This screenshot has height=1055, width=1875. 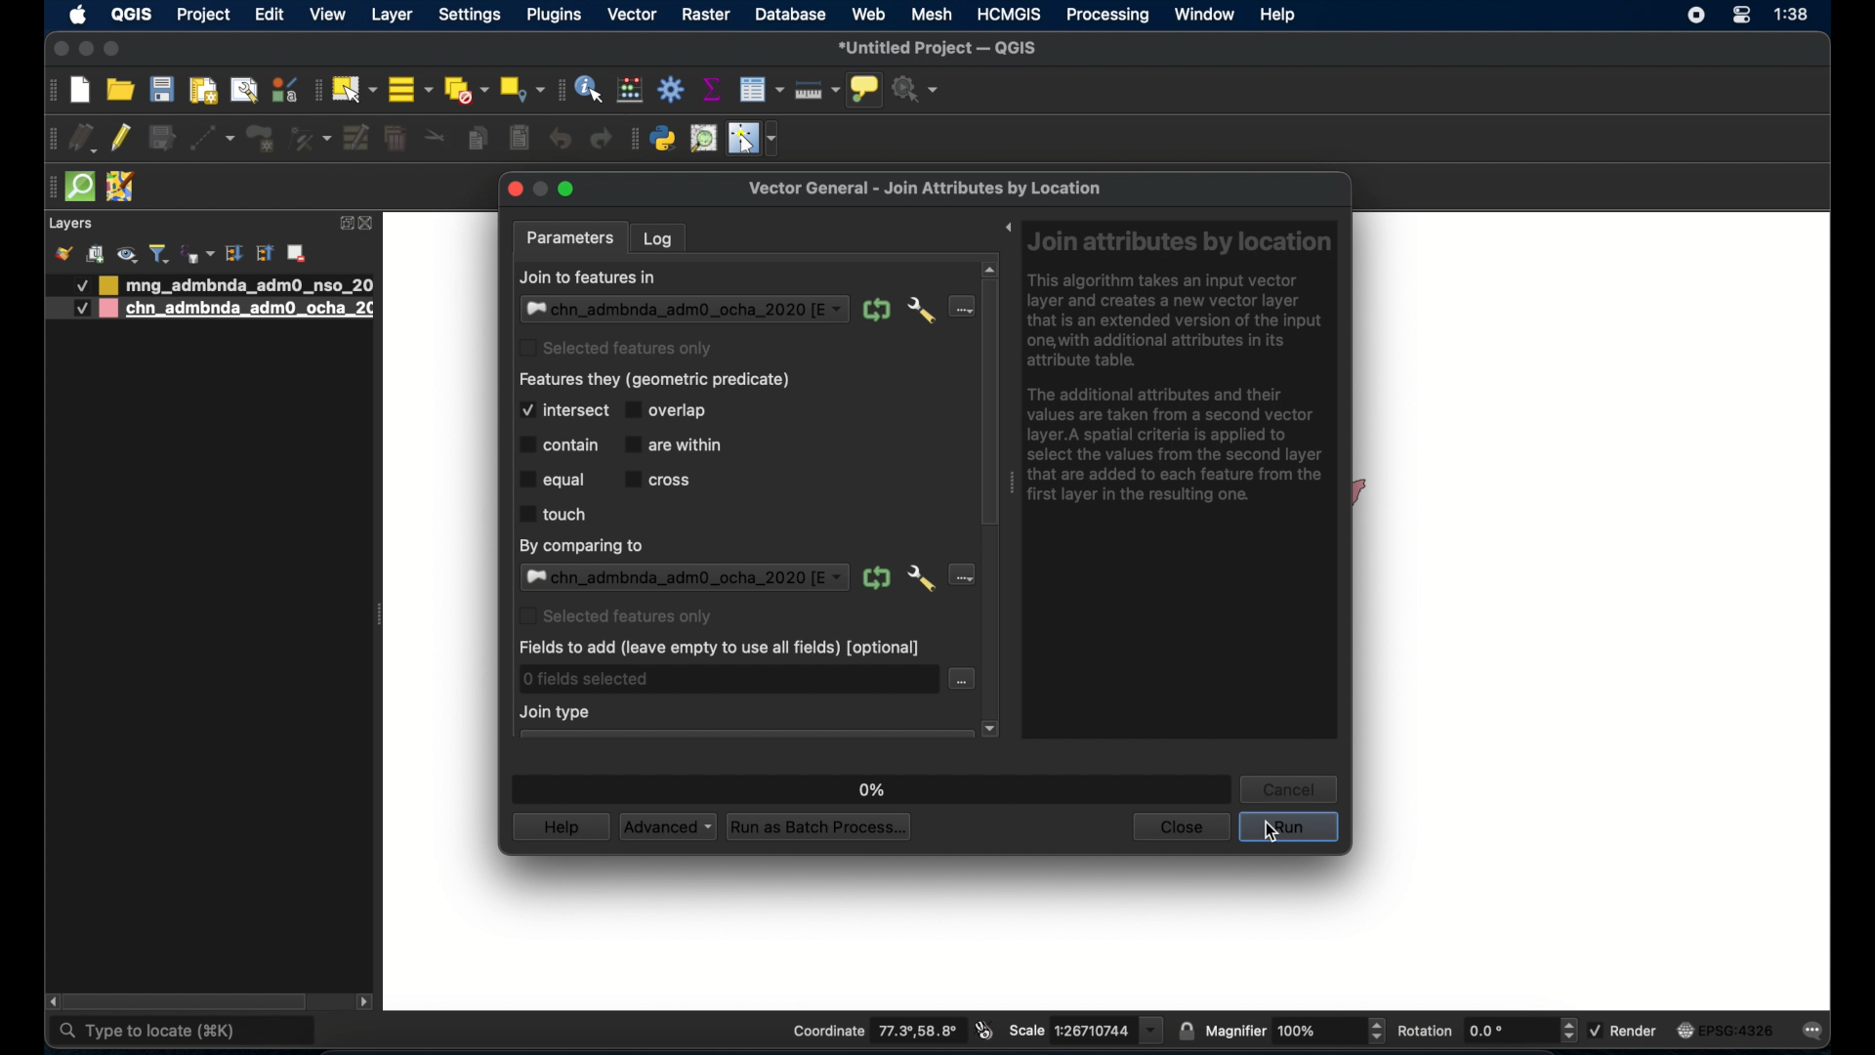 What do you see at coordinates (879, 310) in the screenshot?
I see `iterate over this layer` at bounding box center [879, 310].